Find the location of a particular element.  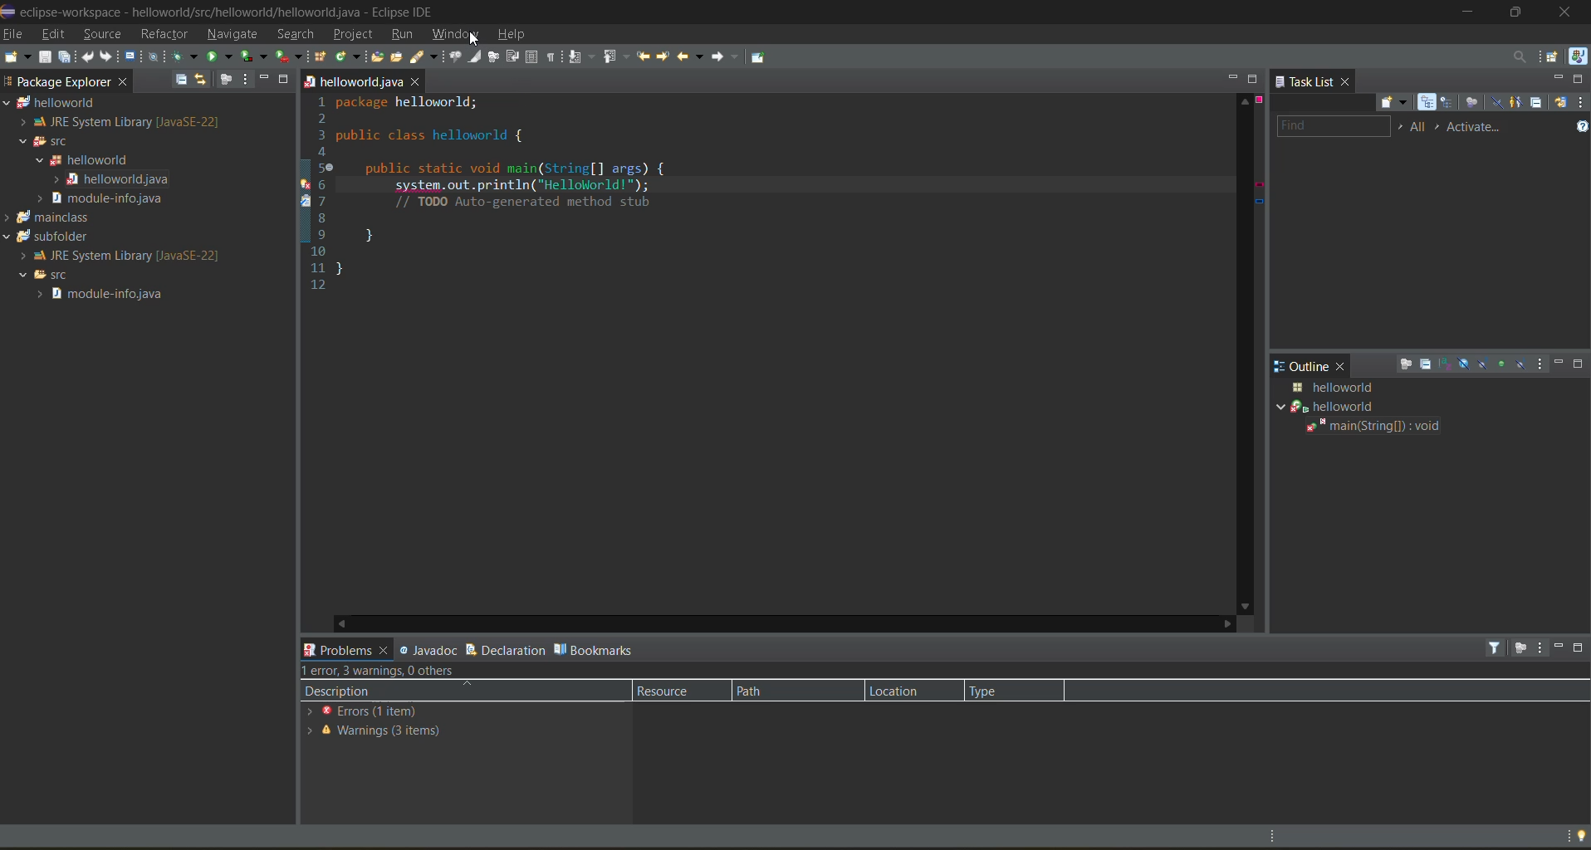

problems is located at coordinates (343, 650).